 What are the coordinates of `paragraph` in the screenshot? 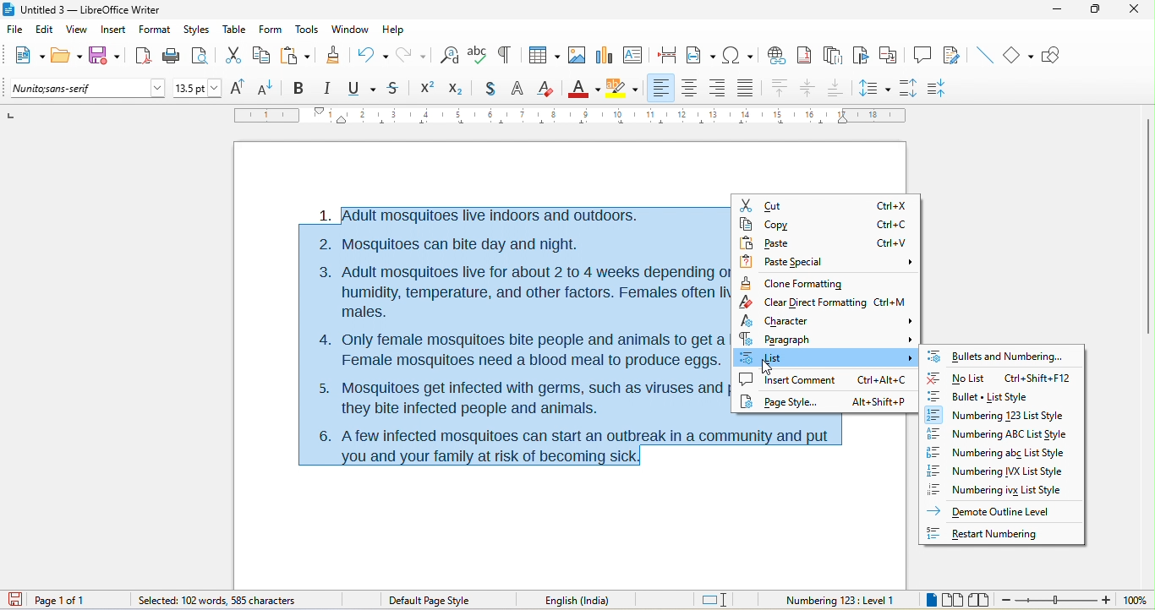 It's located at (827, 339).